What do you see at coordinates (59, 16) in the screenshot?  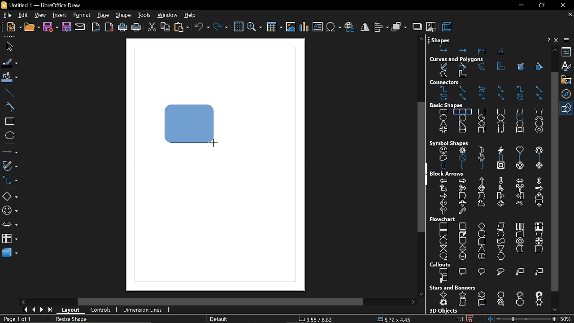 I see `insert` at bounding box center [59, 16].